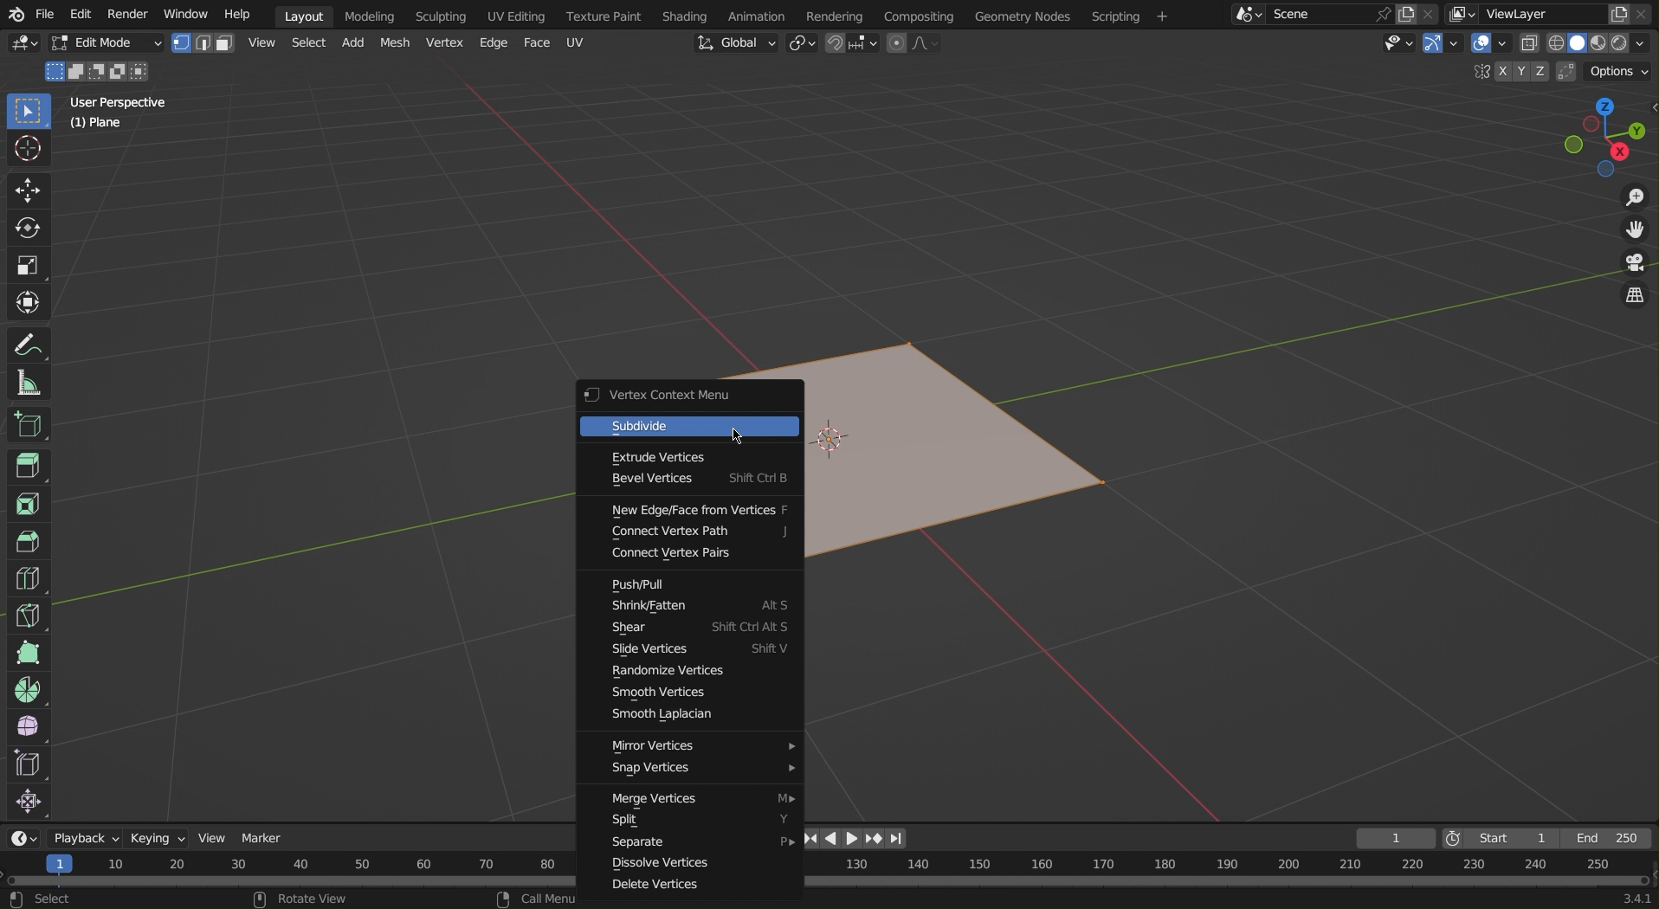  What do you see at coordinates (1488, 47) in the screenshot?
I see `Show Overlays` at bounding box center [1488, 47].